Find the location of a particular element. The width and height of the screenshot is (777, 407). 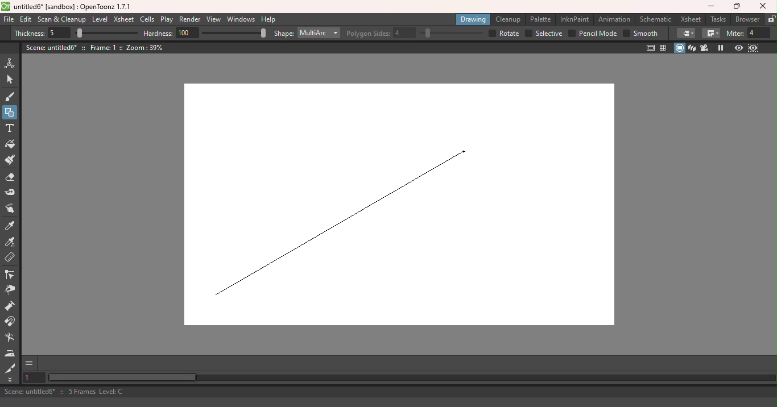

Lock rooms tab is located at coordinates (771, 19).